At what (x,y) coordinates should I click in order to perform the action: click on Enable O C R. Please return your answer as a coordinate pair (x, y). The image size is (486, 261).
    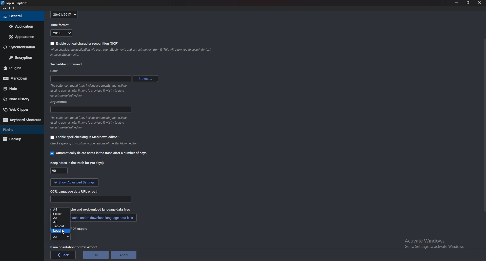
    Looking at the image, I should click on (85, 44).